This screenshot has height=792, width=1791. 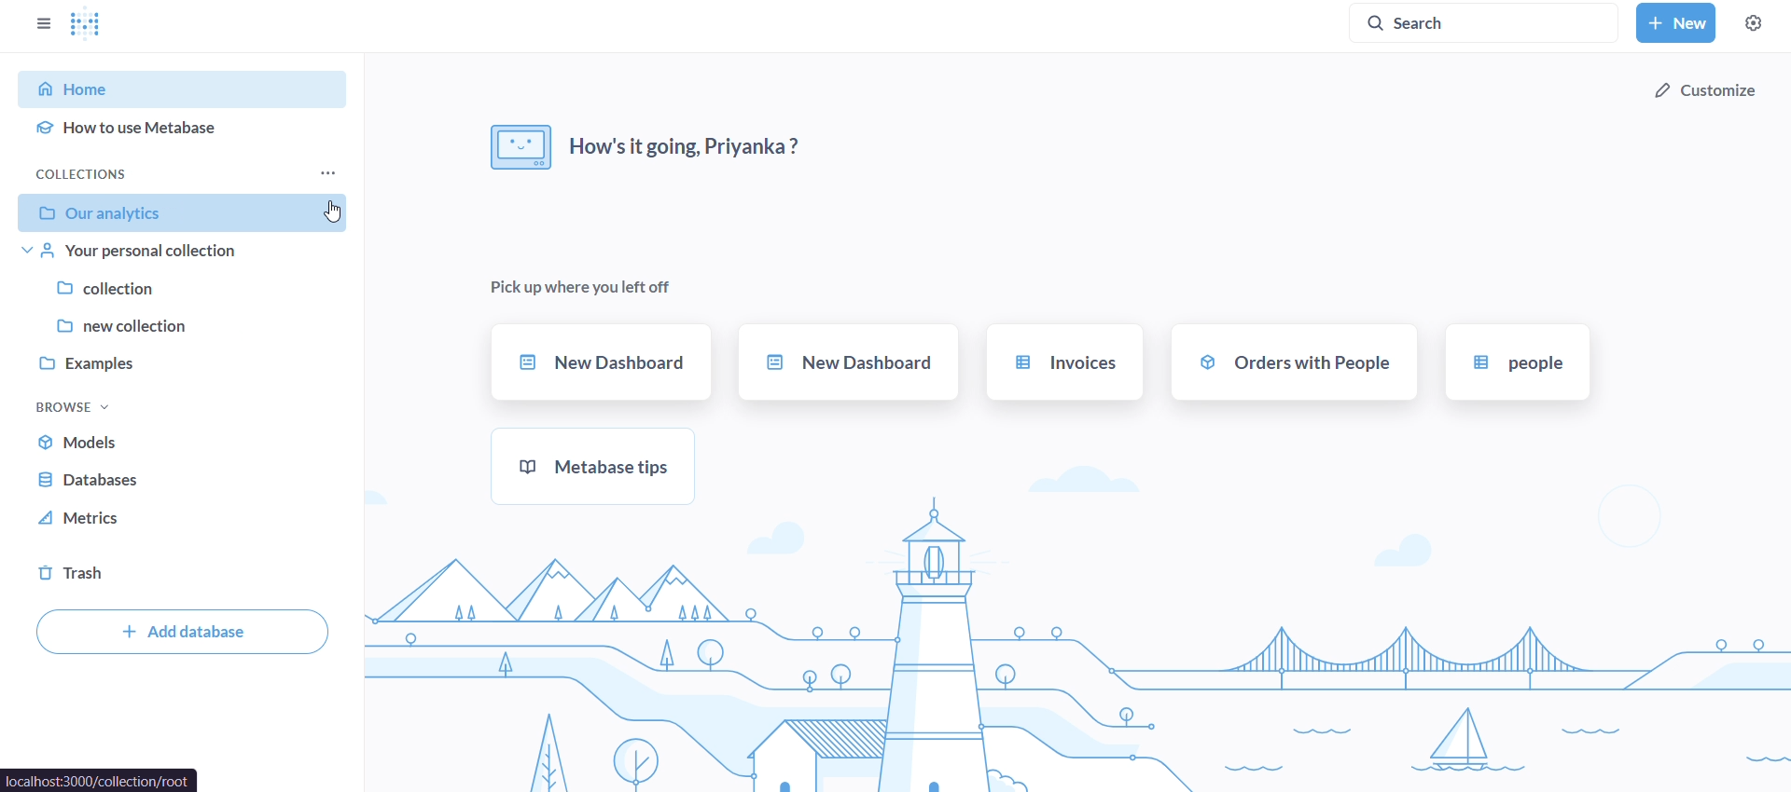 What do you see at coordinates (185, 89) in the screenshot?
I see `home` at bounding box center [185, 89].